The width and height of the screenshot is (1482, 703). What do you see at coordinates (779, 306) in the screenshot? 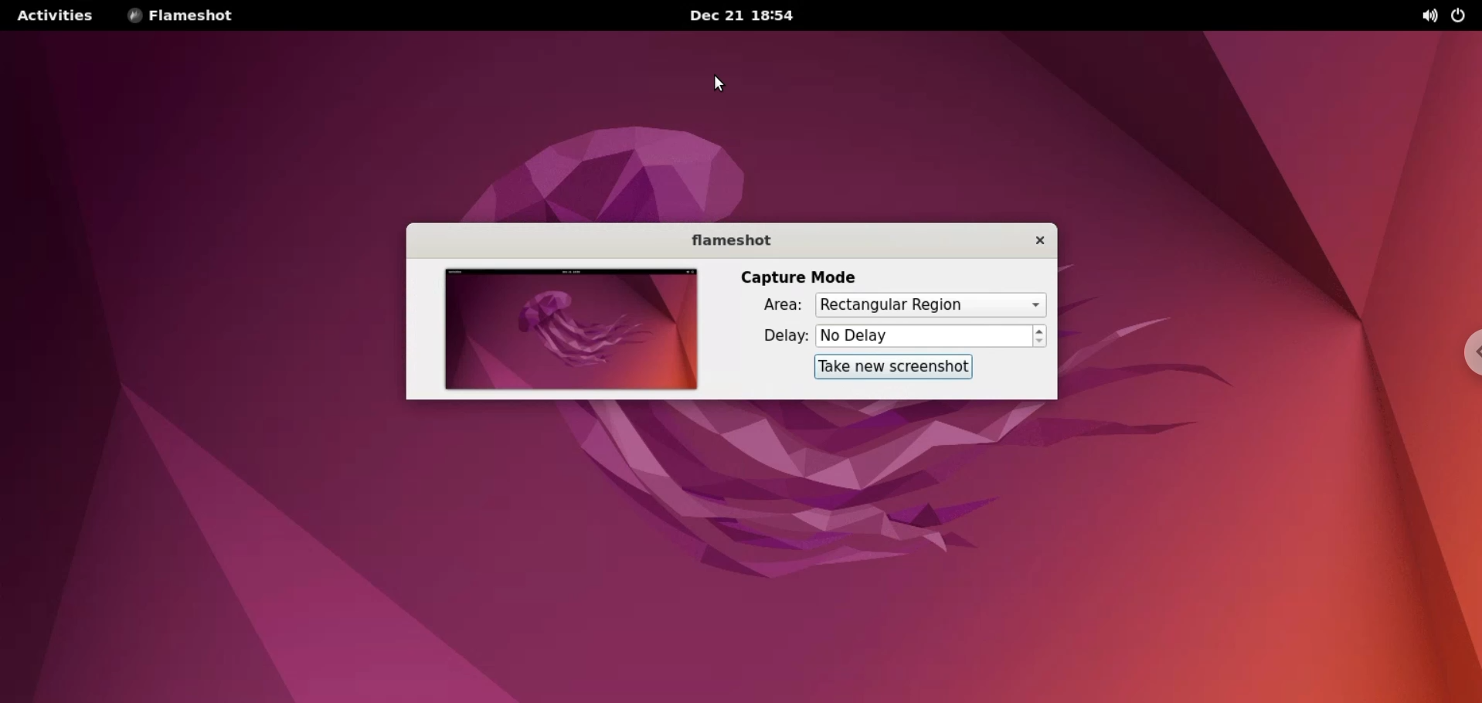
I see `area:` at bounding box center [779, 306].